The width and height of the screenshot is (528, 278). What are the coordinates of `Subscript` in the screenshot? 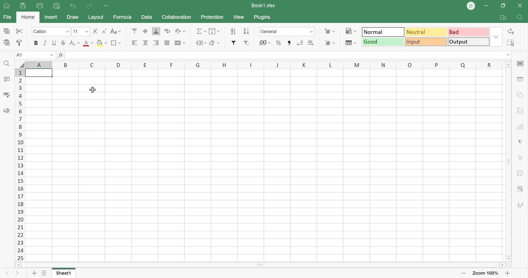 It's located at (74, 42).